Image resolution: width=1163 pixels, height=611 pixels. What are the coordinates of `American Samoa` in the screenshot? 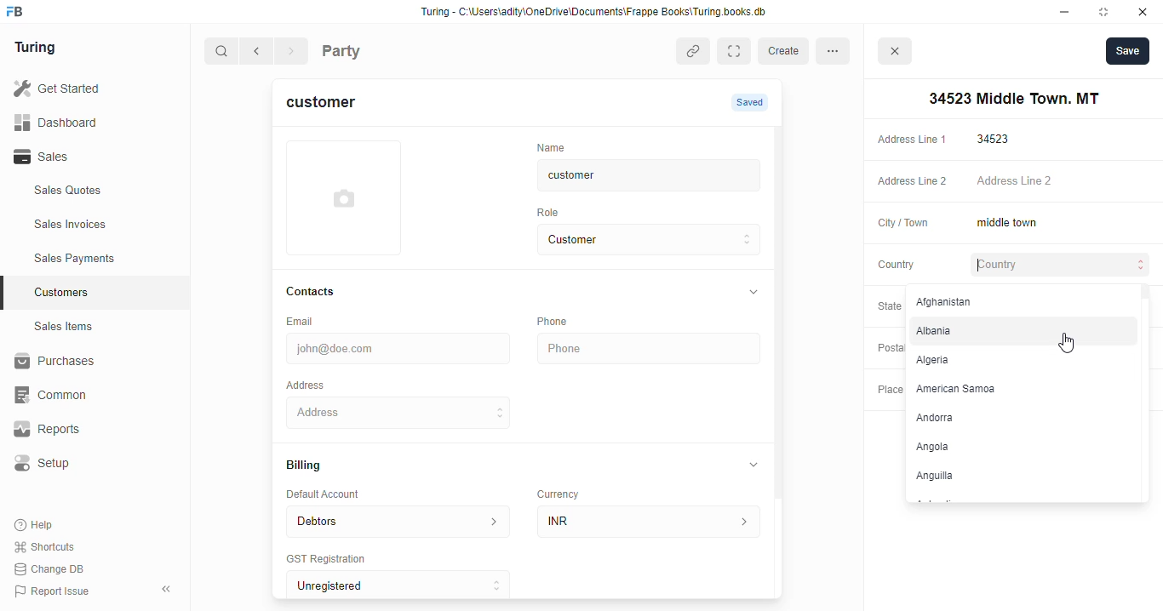 It's located at (1017, 391).